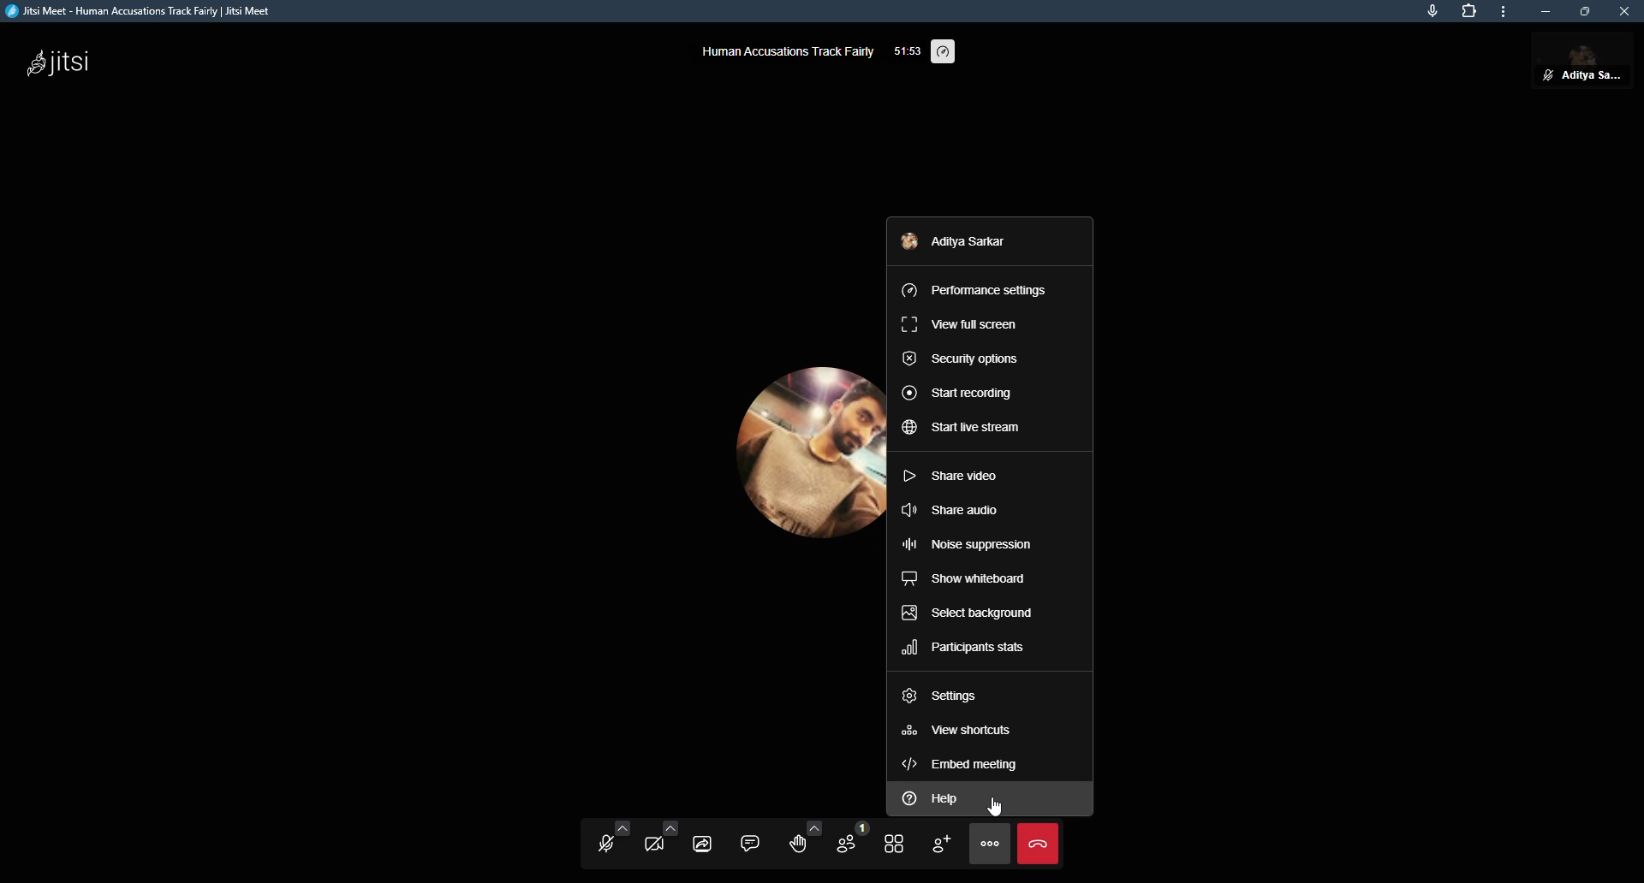 Image resolution: width=1644 pixels, height=883 pixels. Describe the element at coordinates (1036, 846) in the screenshot. I see `end call` at that location.